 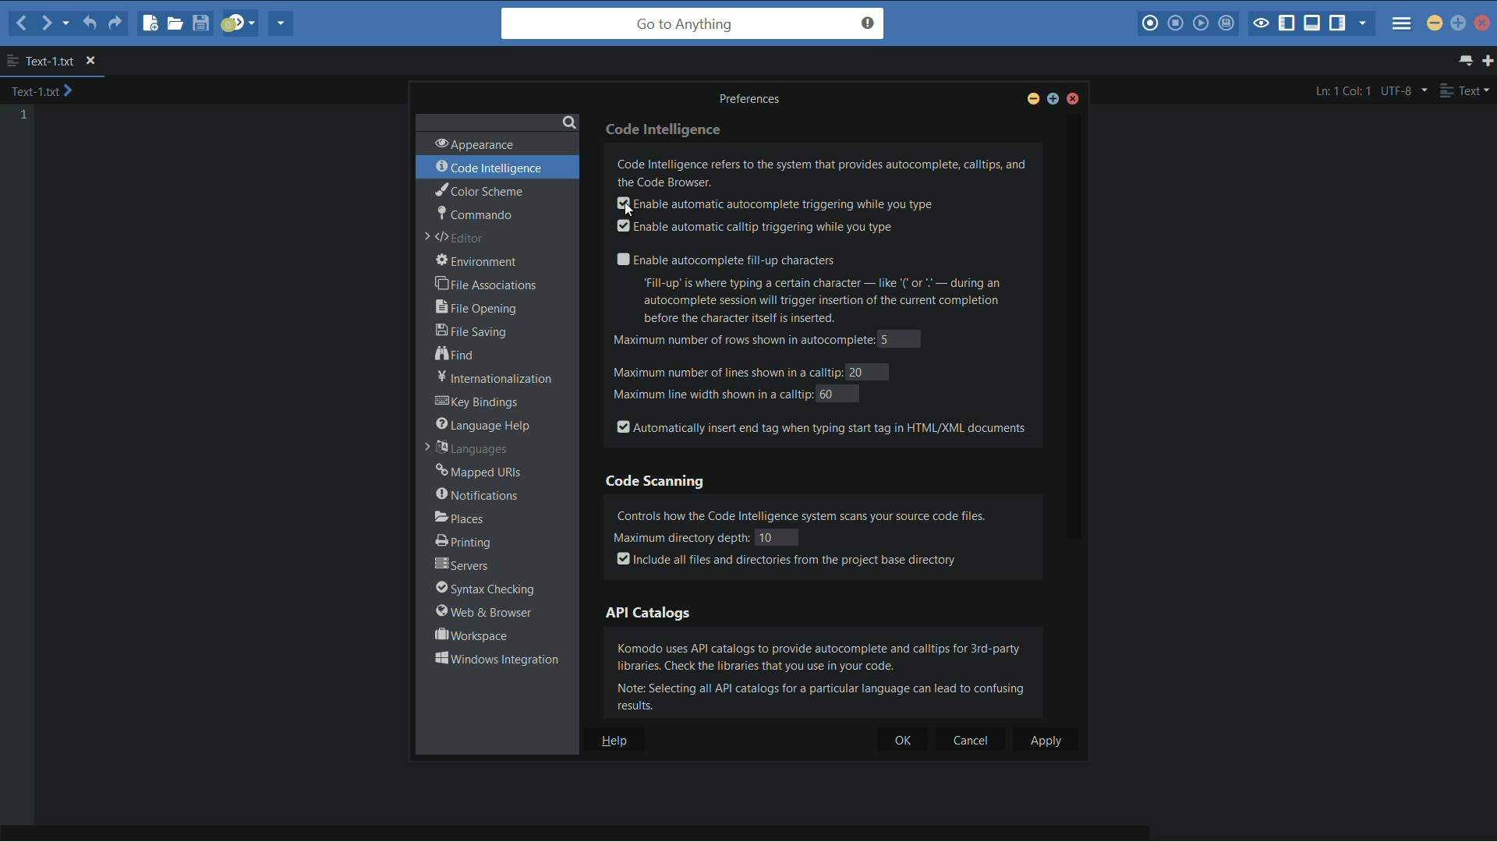 What do you see at coordinates (462, 566) in the screenshot?
I see `servers` at bounding box center [462, 566].